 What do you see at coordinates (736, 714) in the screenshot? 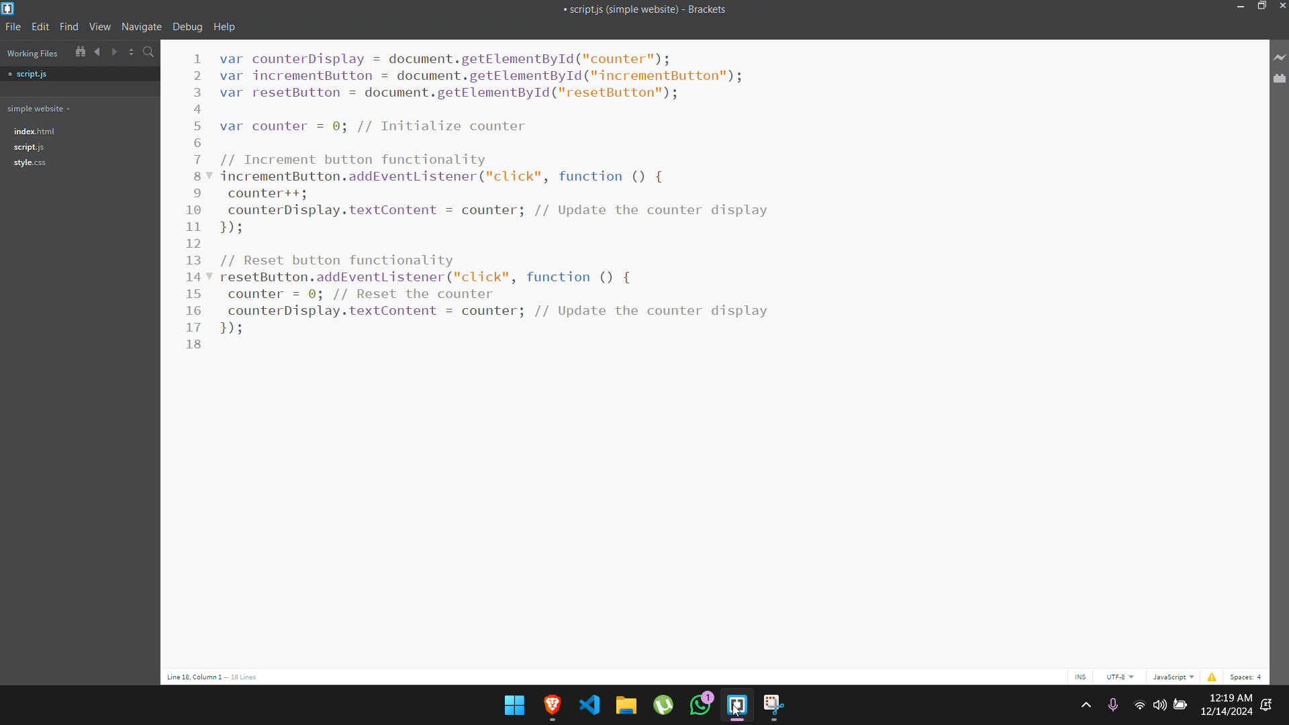
I see `cursor` at bounding box center [736, 714].